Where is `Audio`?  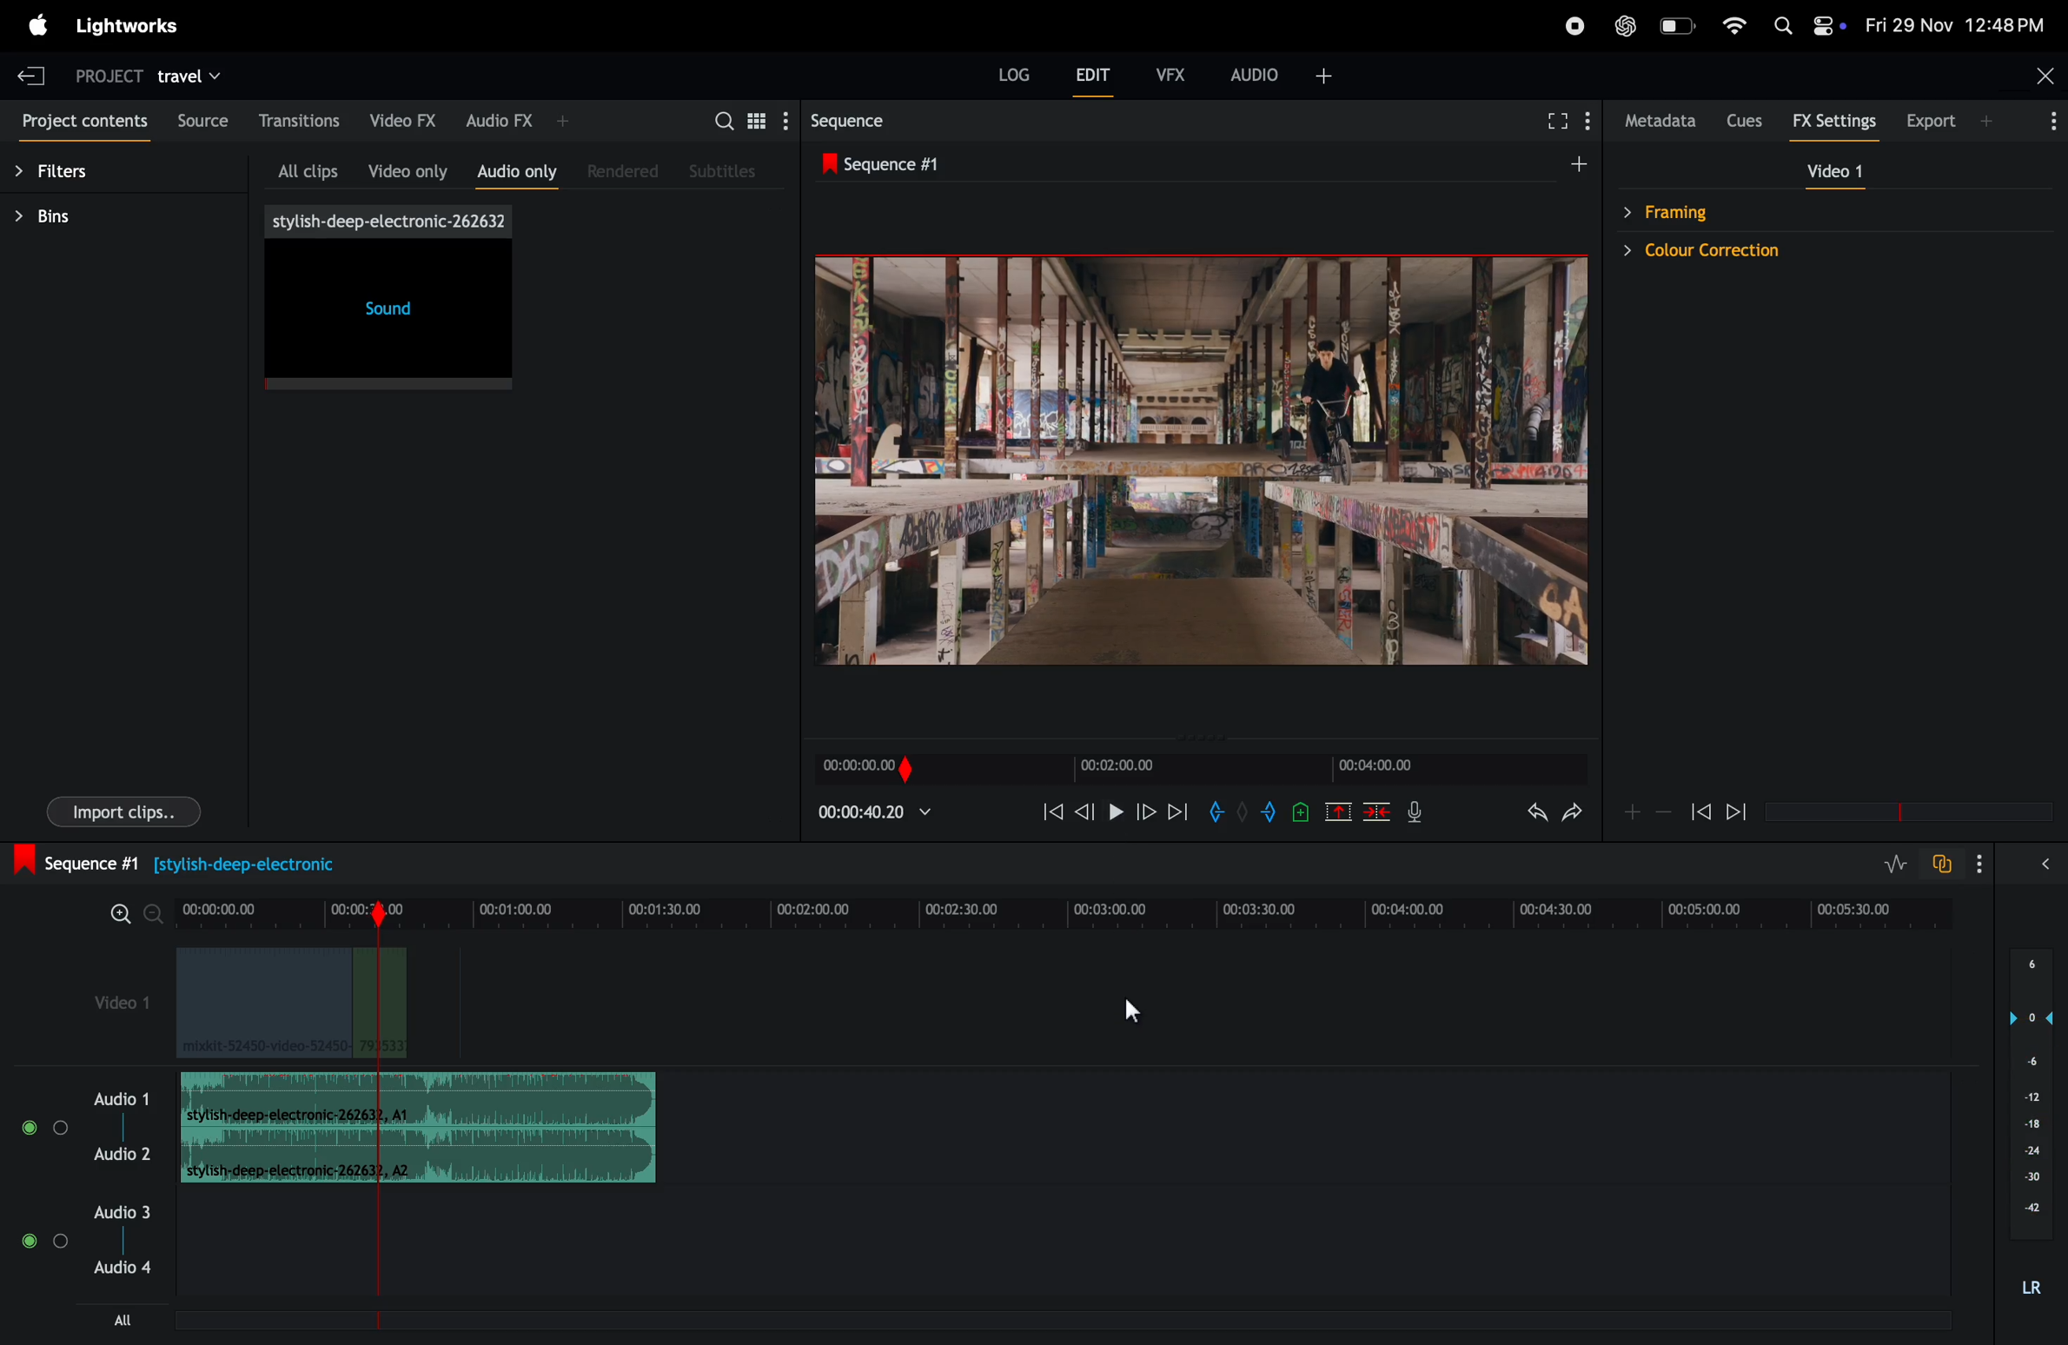 Audio is located at coordinates (119, 1155).